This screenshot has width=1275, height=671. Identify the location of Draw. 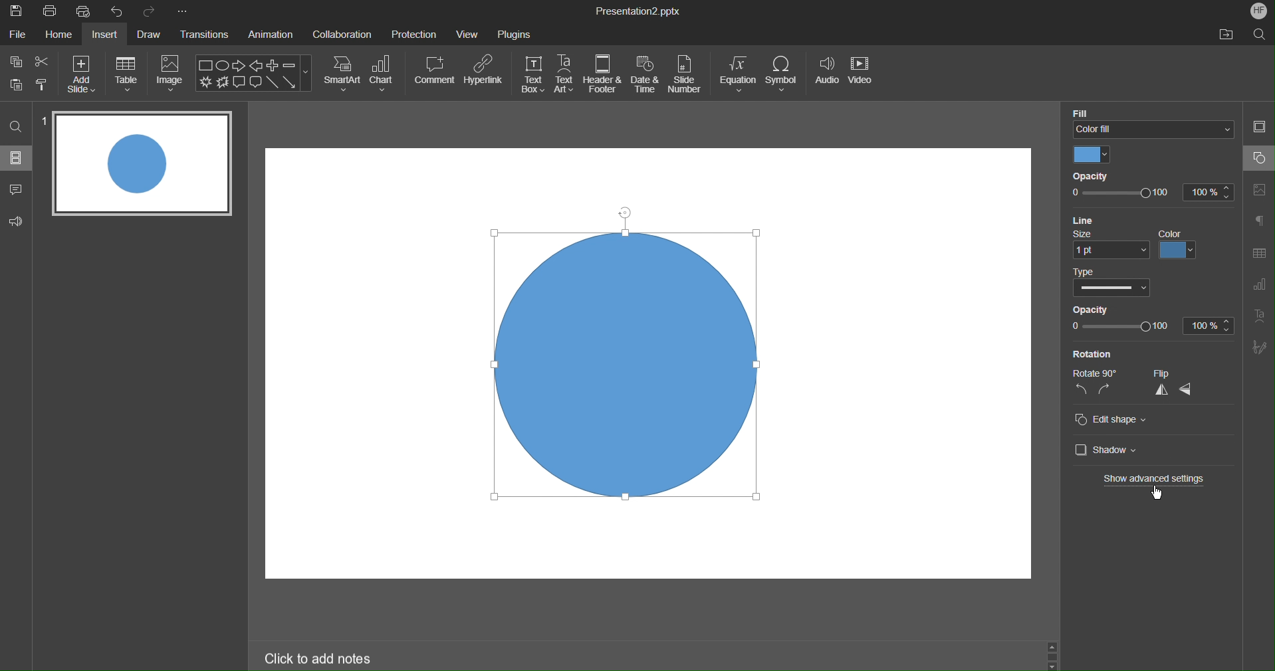
(152, 35).